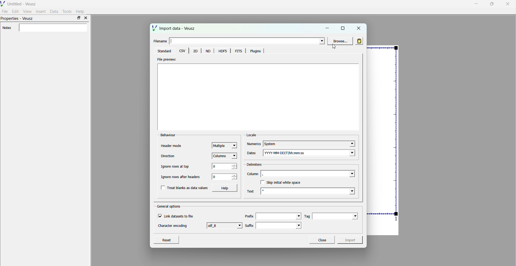 This screenshot has width=516, height=266. Describe the element at coordinates (235, 168) in the screenshot. I see `decrease` at that location.